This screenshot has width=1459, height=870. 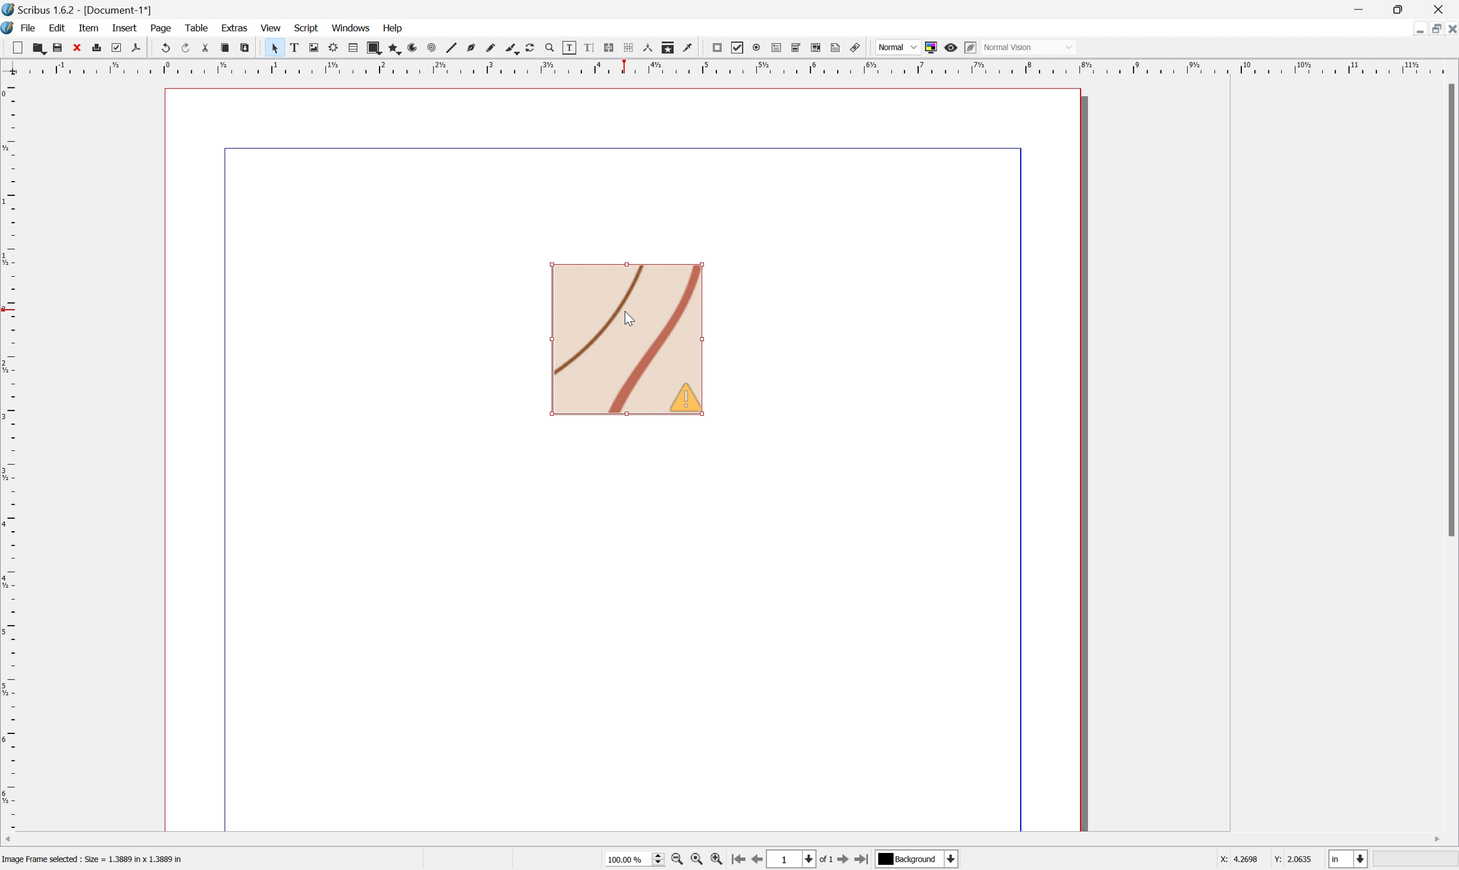 I want to click on Help, so click(x=390, y=28).